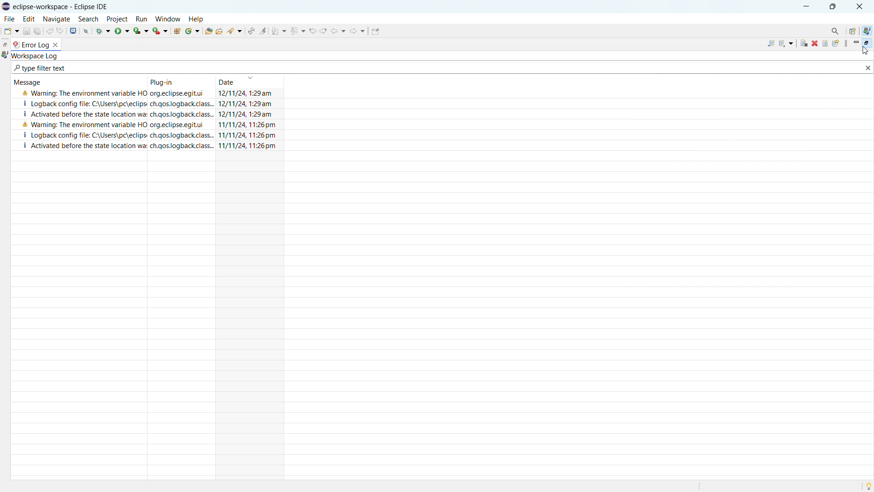  Describe the element at coordinates (357, 31) in the screenshot. I see `forward` at that location.